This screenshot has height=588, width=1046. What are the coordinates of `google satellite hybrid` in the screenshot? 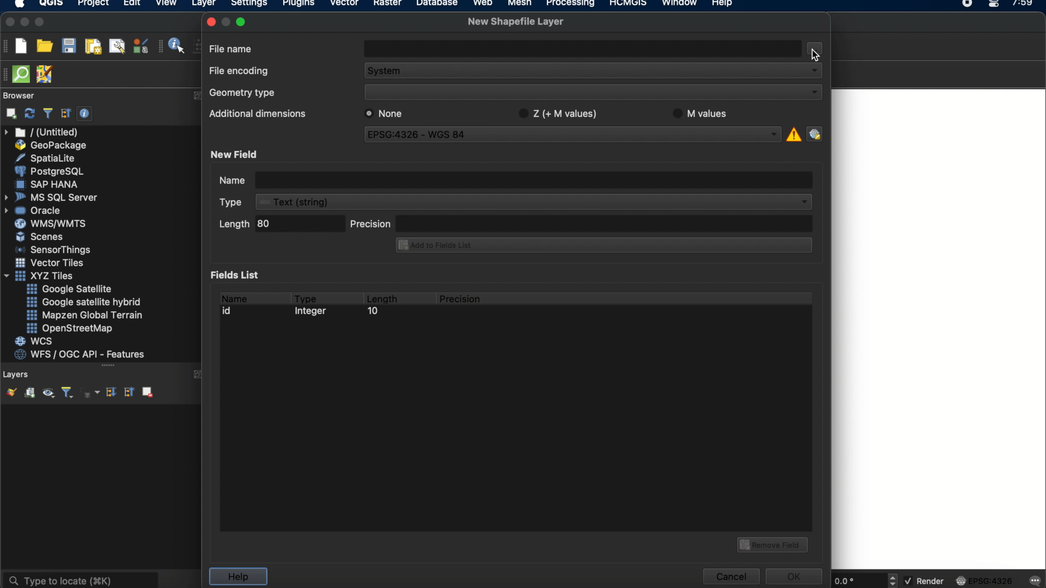 It's located at (85, 302).